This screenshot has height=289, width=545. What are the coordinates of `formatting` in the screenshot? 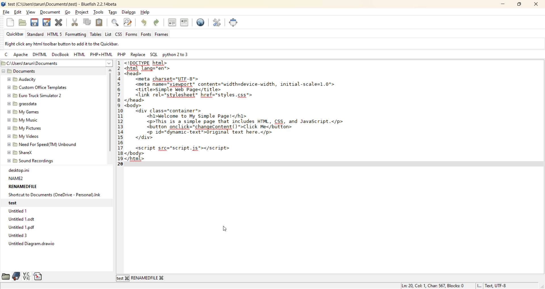 It's located at (76, 34).